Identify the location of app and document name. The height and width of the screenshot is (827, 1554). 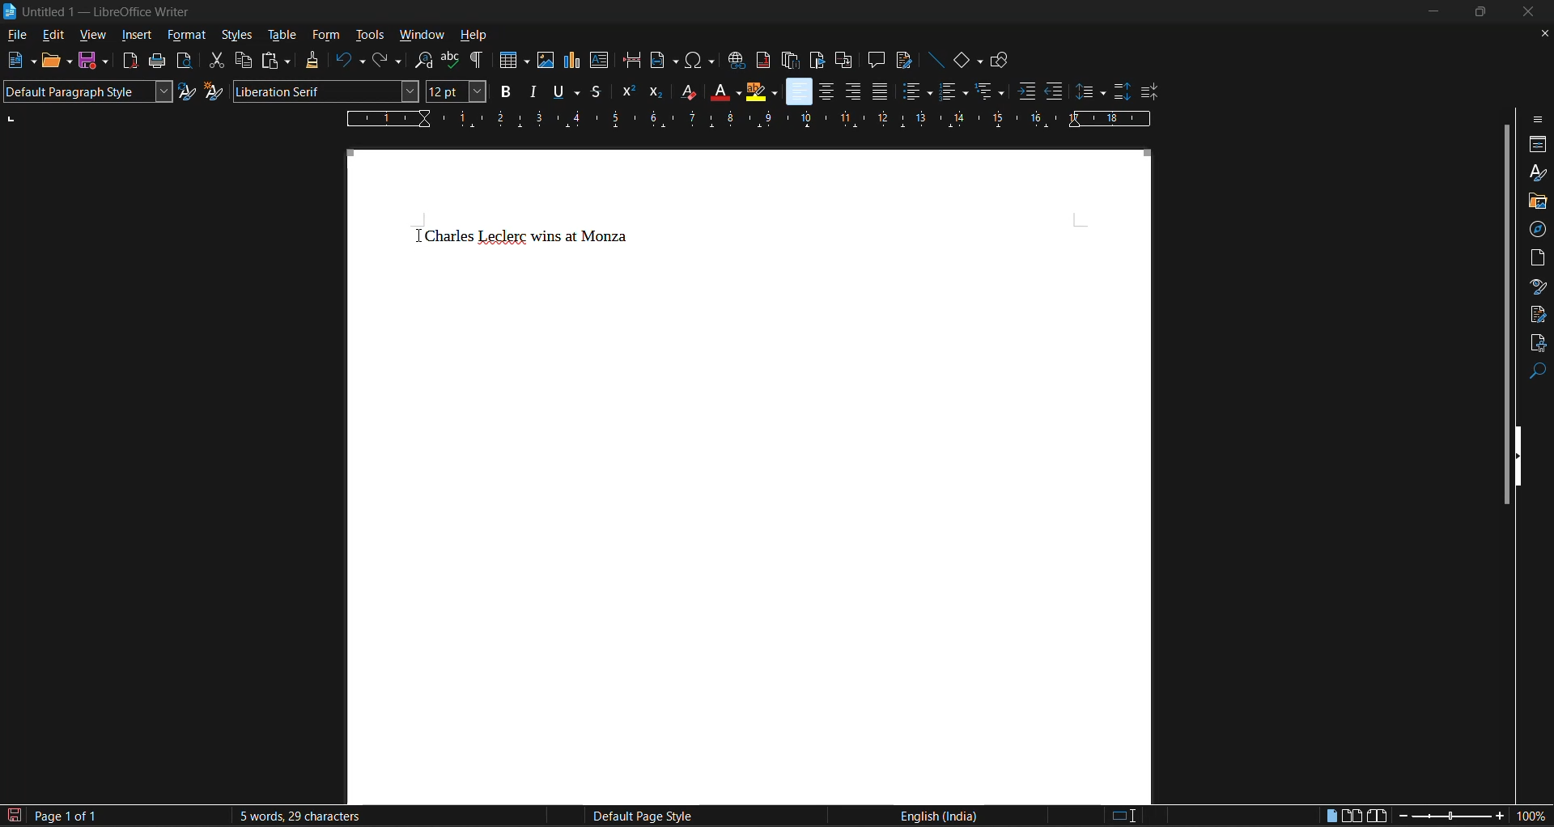
(101, 11).